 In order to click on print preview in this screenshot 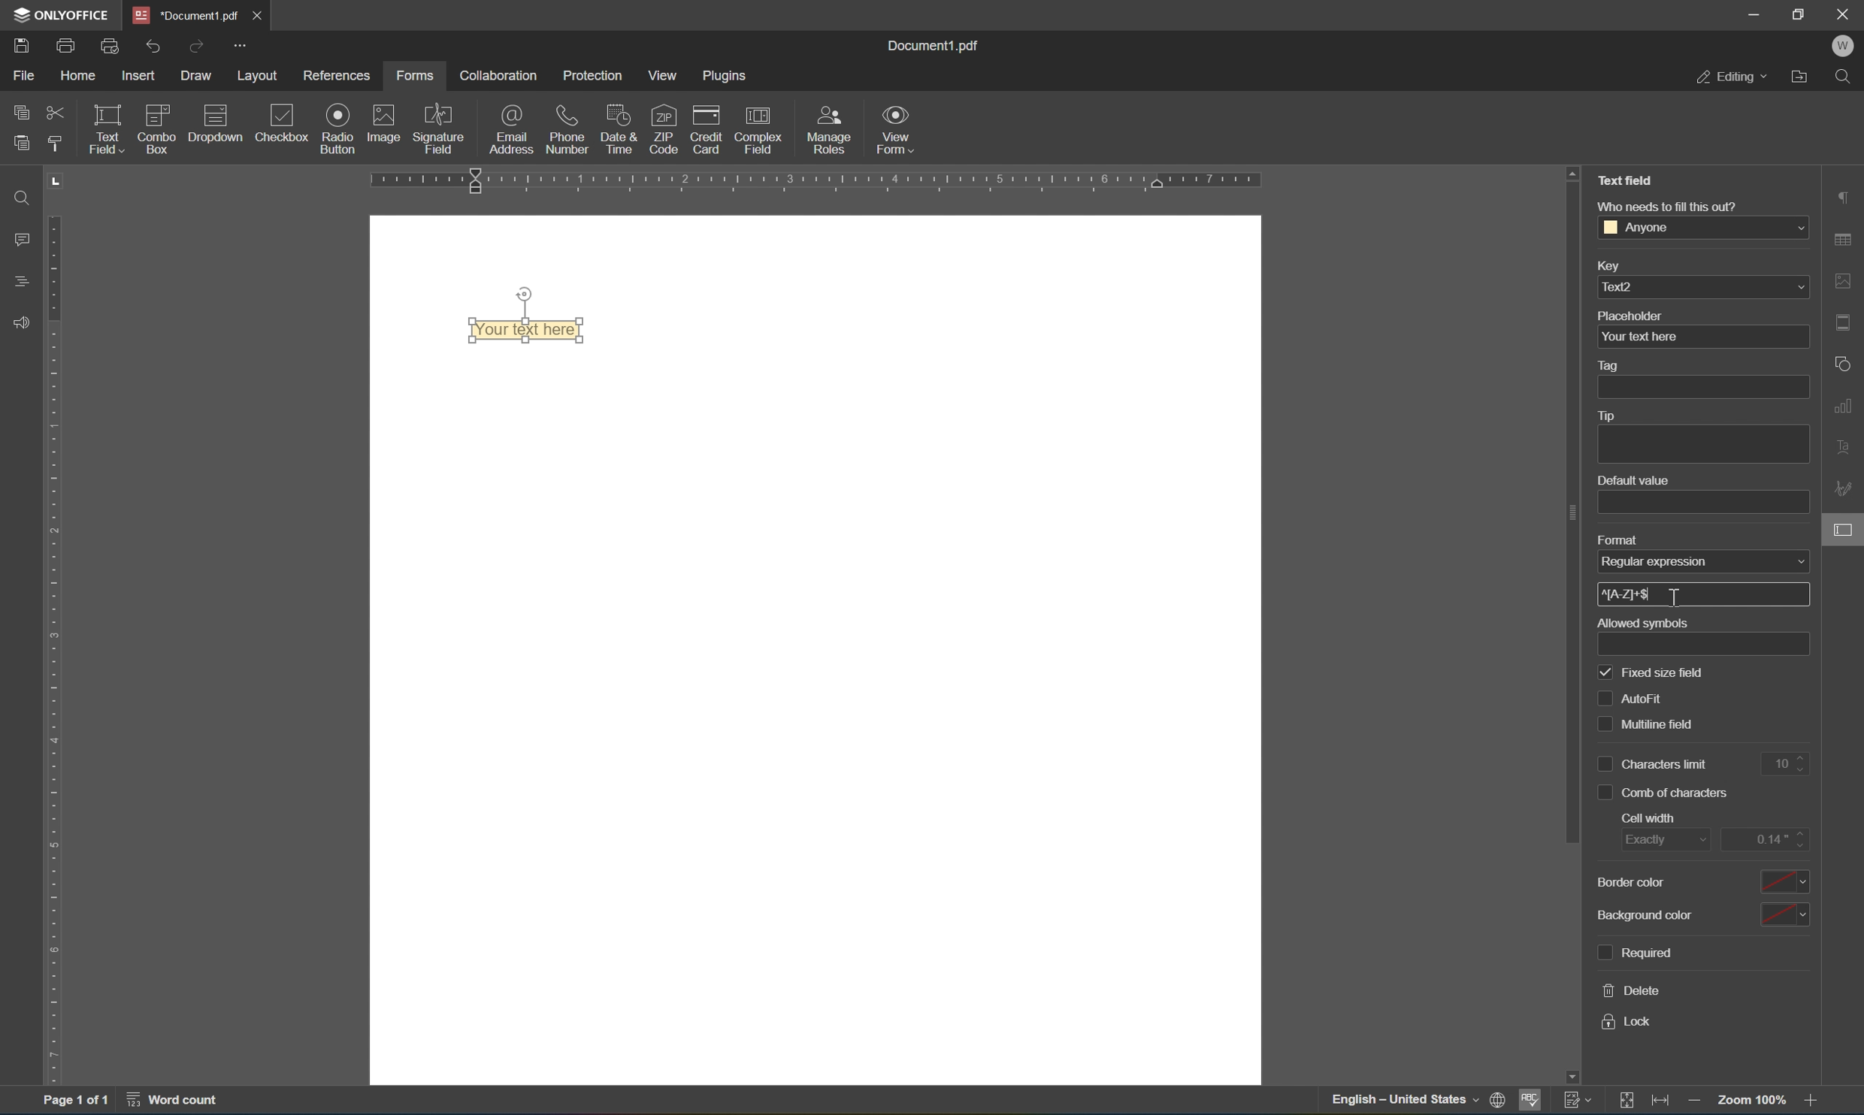, I will do `click(108, 44)`.